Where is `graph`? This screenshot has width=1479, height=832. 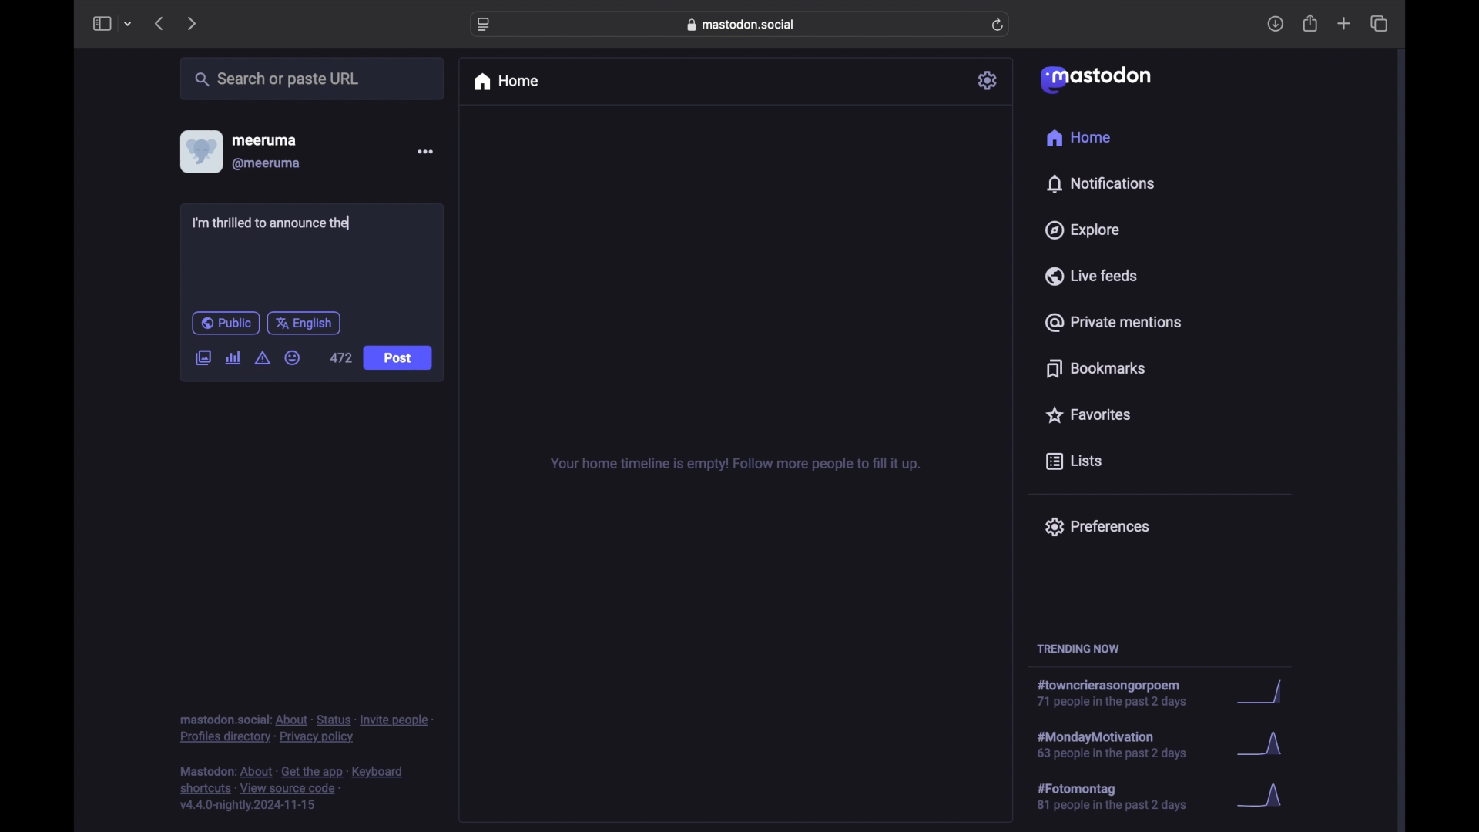 graph is located at coordinates (1264, 746).